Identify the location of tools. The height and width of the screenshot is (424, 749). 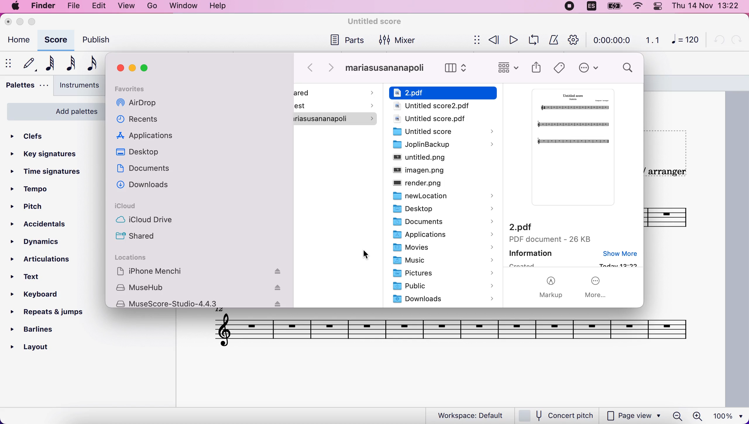
(219, 6).